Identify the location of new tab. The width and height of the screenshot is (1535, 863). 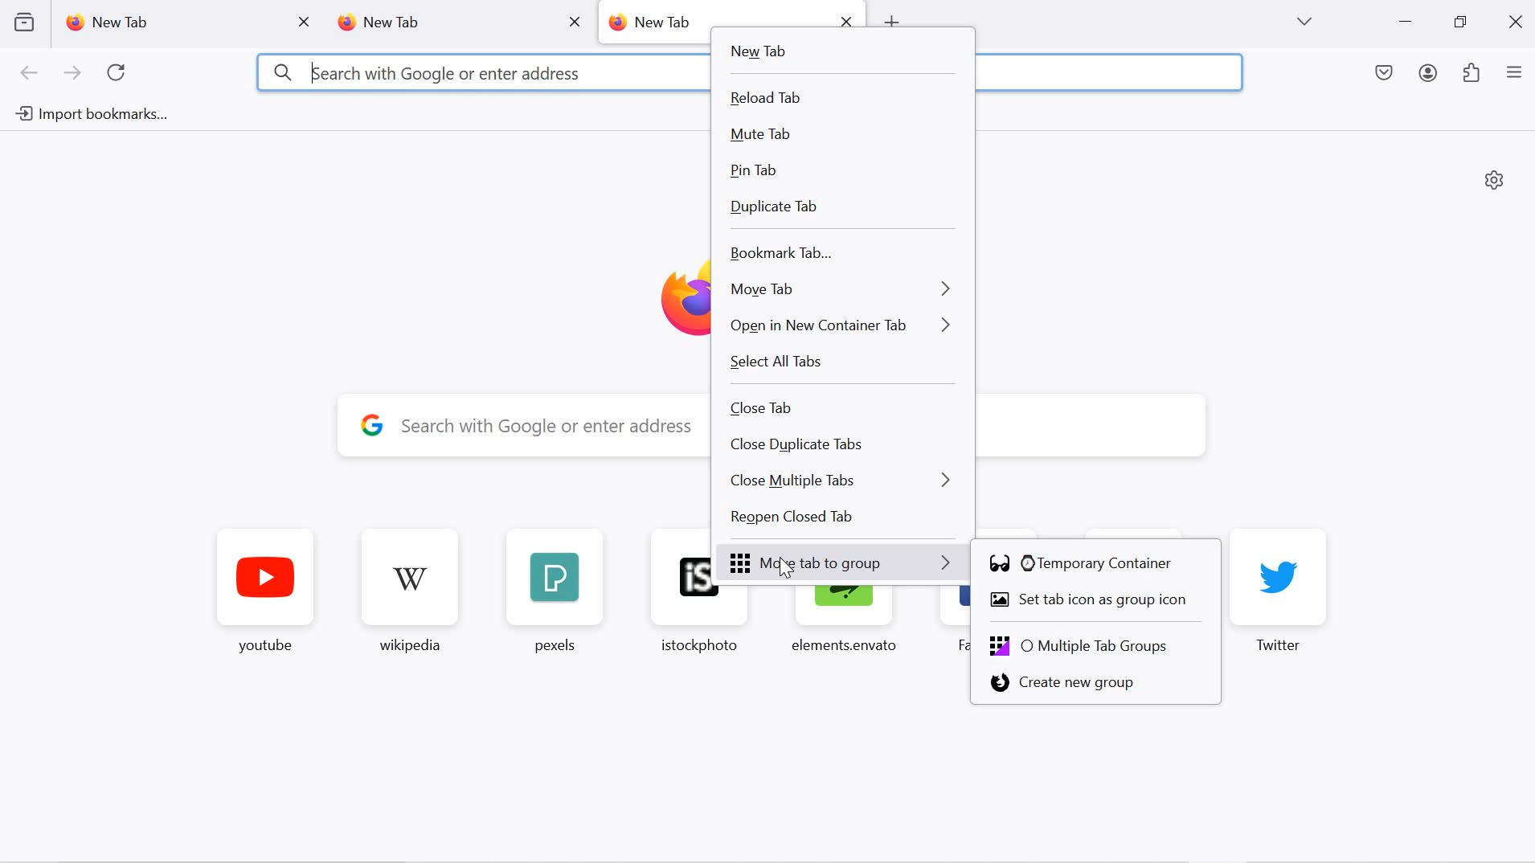
(841, 54).